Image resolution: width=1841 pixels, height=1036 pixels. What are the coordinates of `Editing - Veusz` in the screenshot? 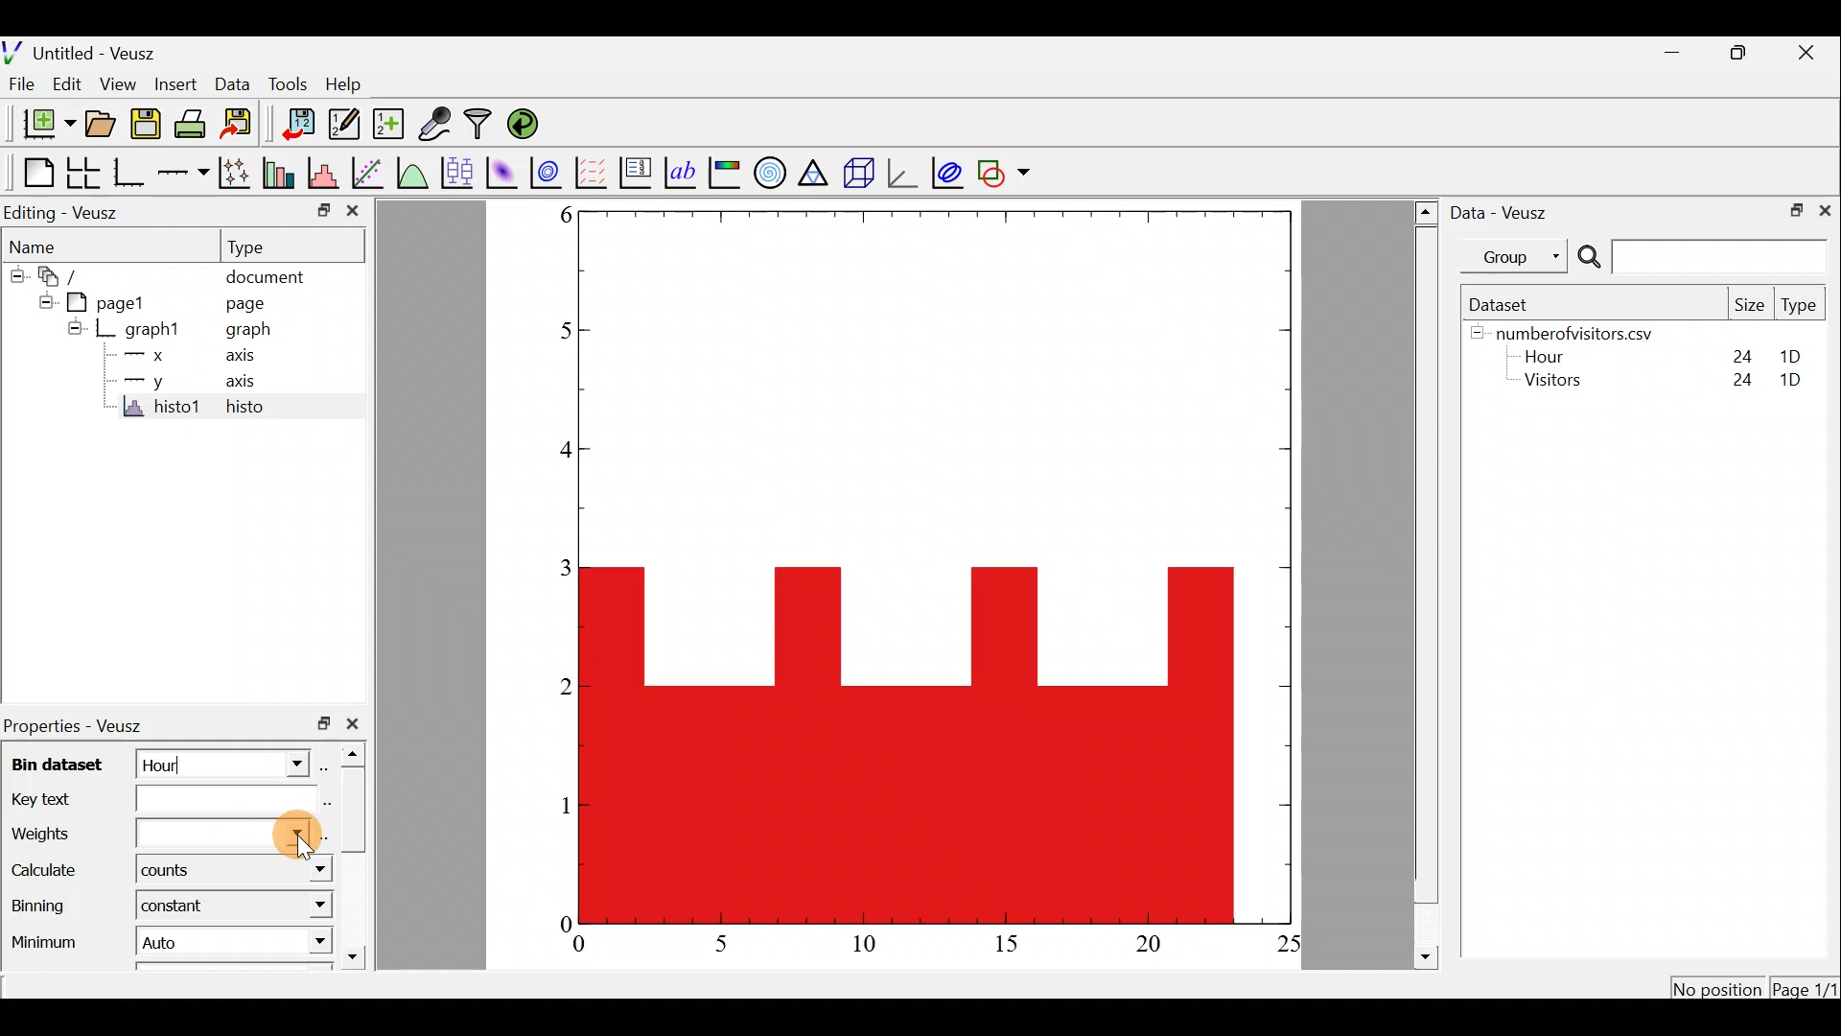 It's located at (65, 212).